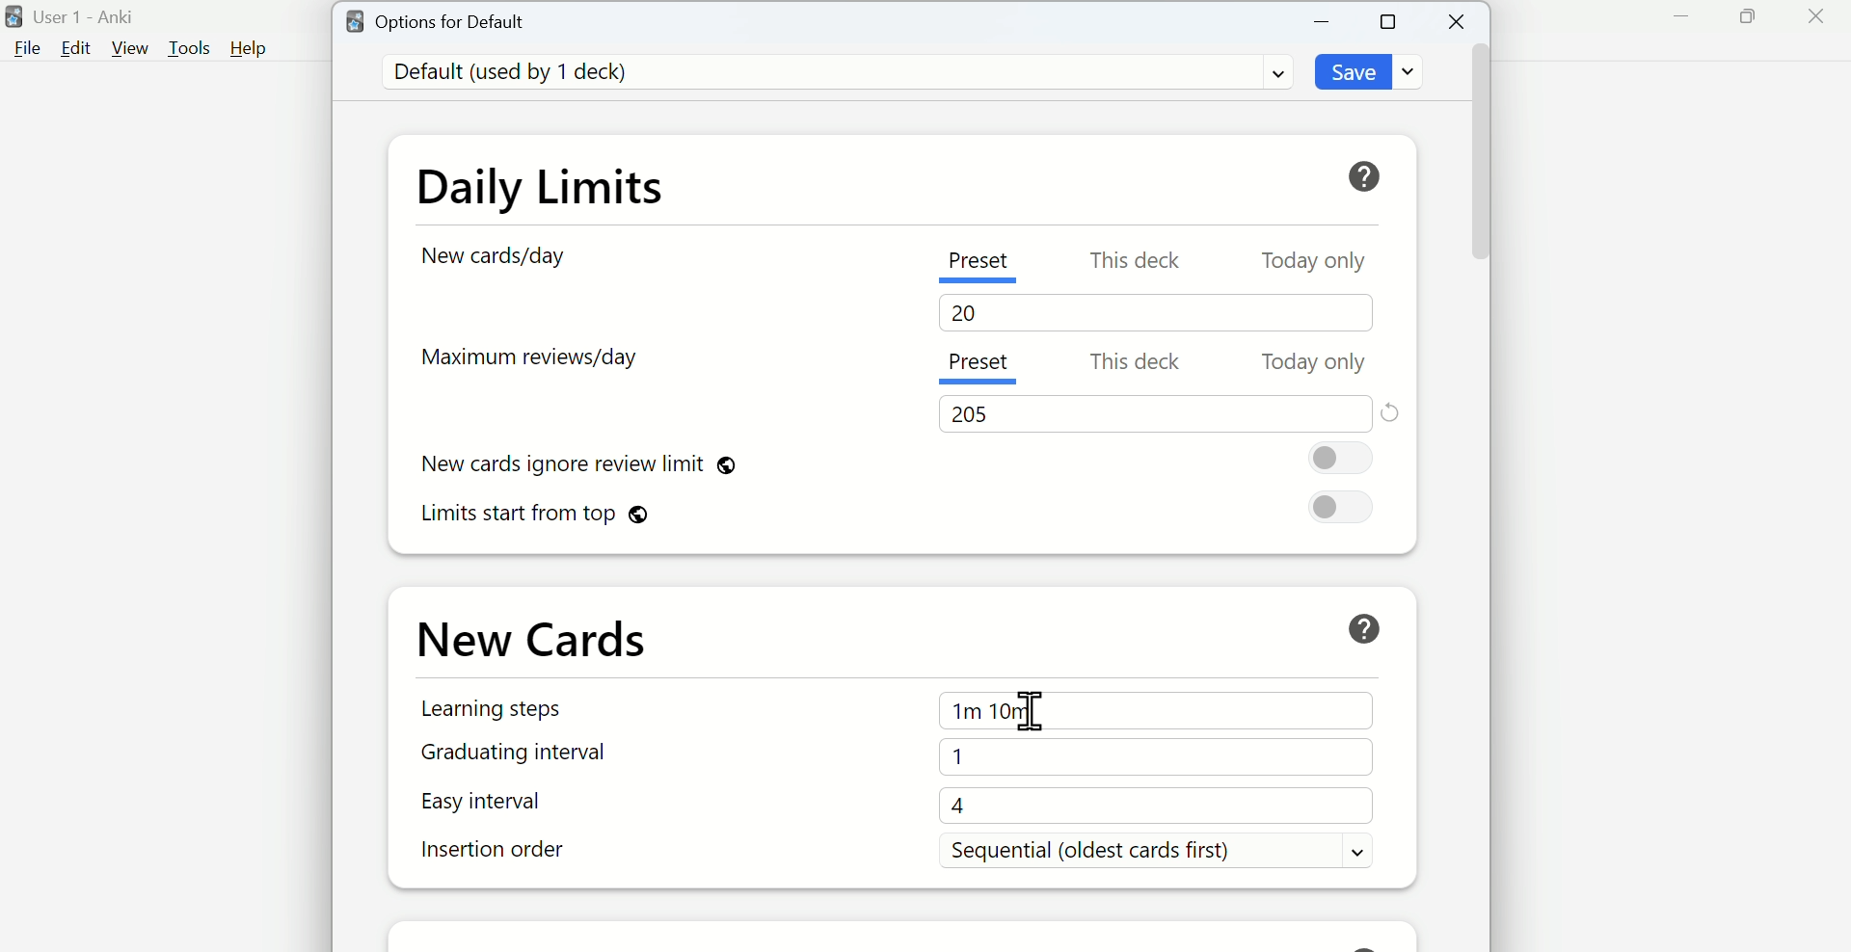 The width and height of the screenshot is (1851, 952). What do you see at coordinates (496, 854) in the screenshot?
I see `Insertion order` at bounding box center [496, 854].